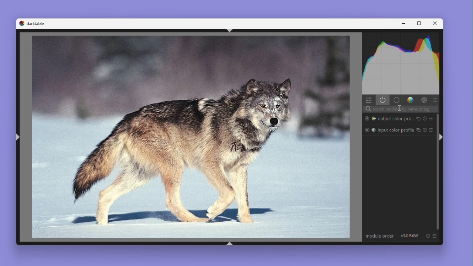 The image size is (473, 266). Describe the element at coordinates (424, 119) in the screenshot. I see `reset` at that location.